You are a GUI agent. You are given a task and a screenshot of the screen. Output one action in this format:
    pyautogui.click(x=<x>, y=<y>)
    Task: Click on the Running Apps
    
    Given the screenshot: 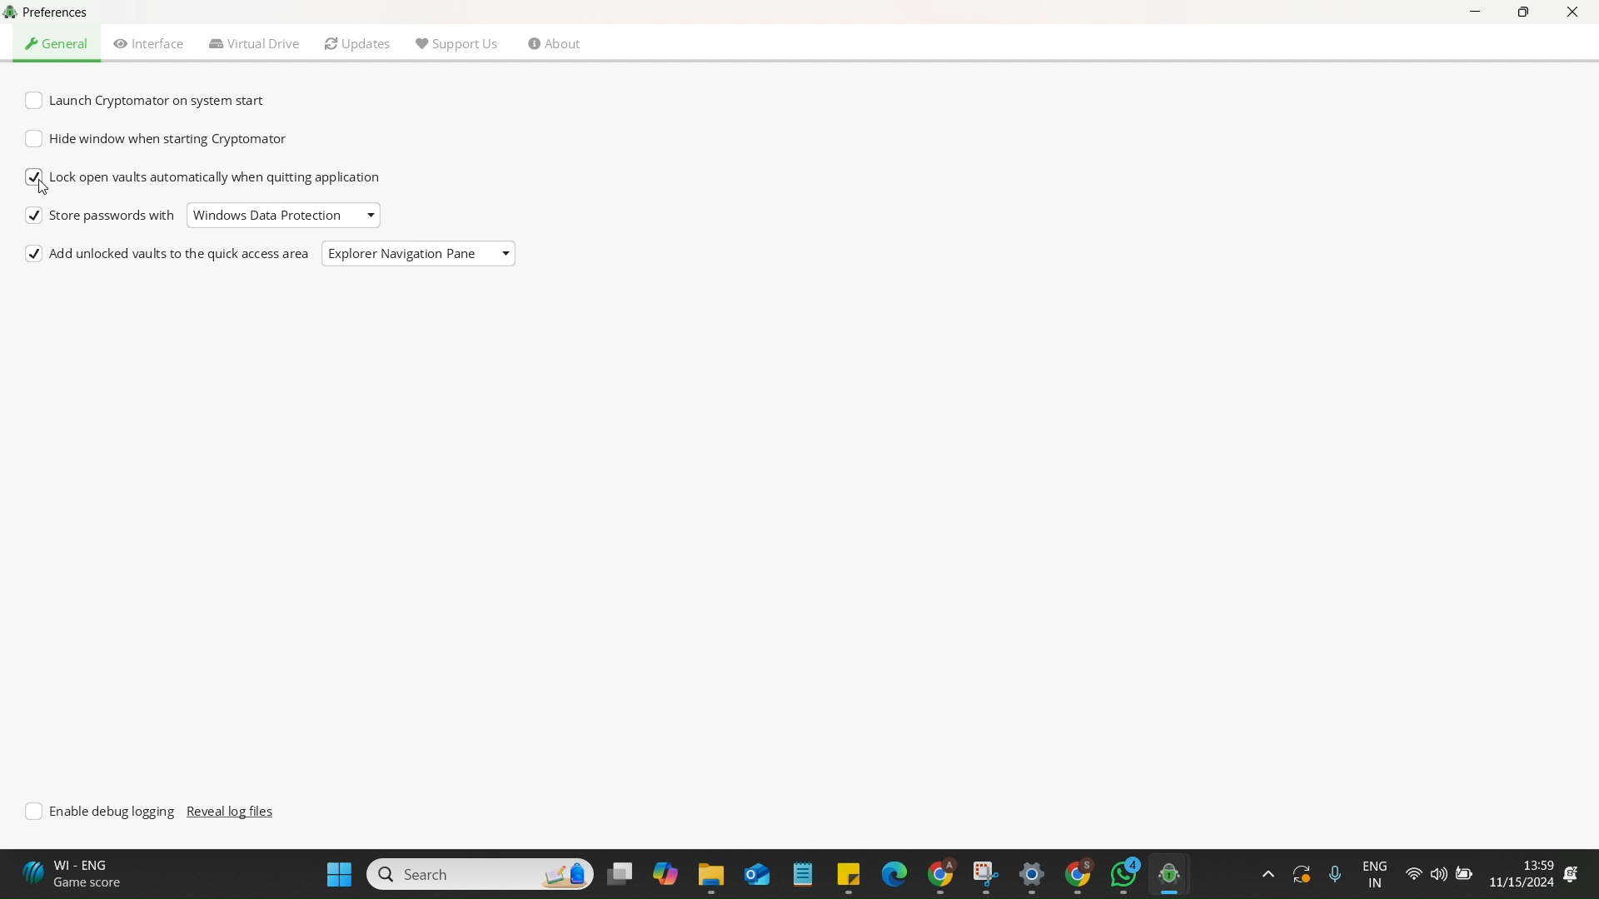 What is the action you would take?
    pyautogui.click(x=1266, y=874)
    